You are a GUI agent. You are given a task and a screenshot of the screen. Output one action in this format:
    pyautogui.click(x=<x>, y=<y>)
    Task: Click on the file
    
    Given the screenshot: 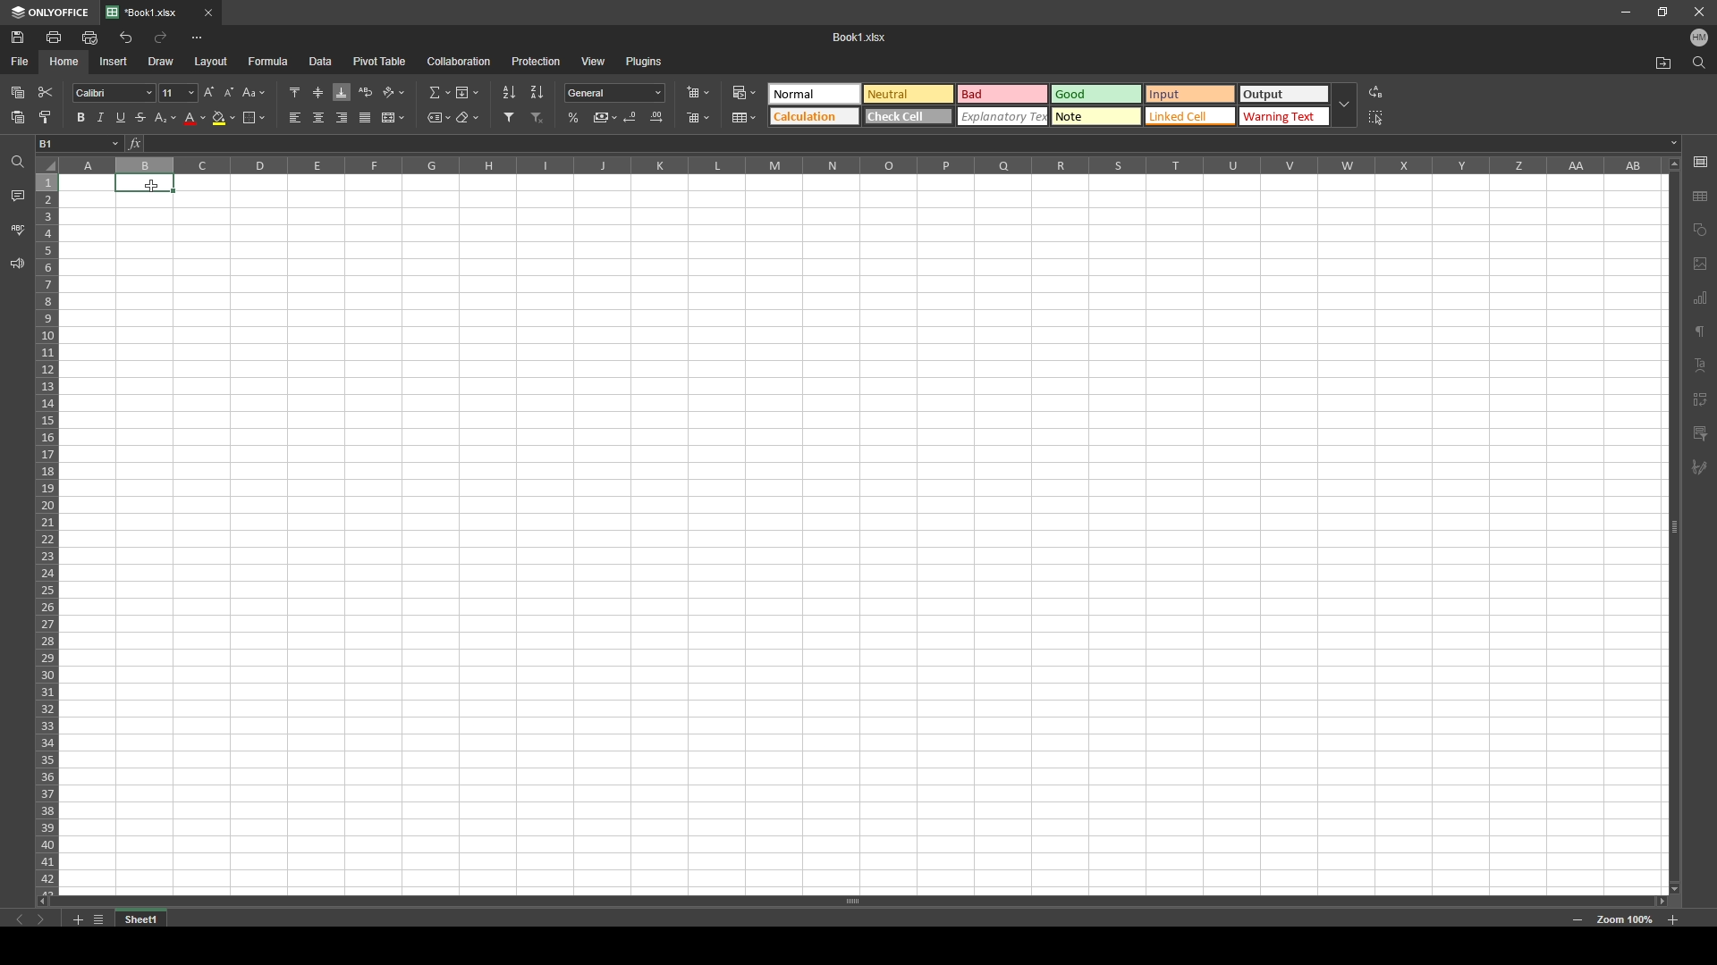 What is the action you would take?
    pyautogui.click(x=21, y=63)
    